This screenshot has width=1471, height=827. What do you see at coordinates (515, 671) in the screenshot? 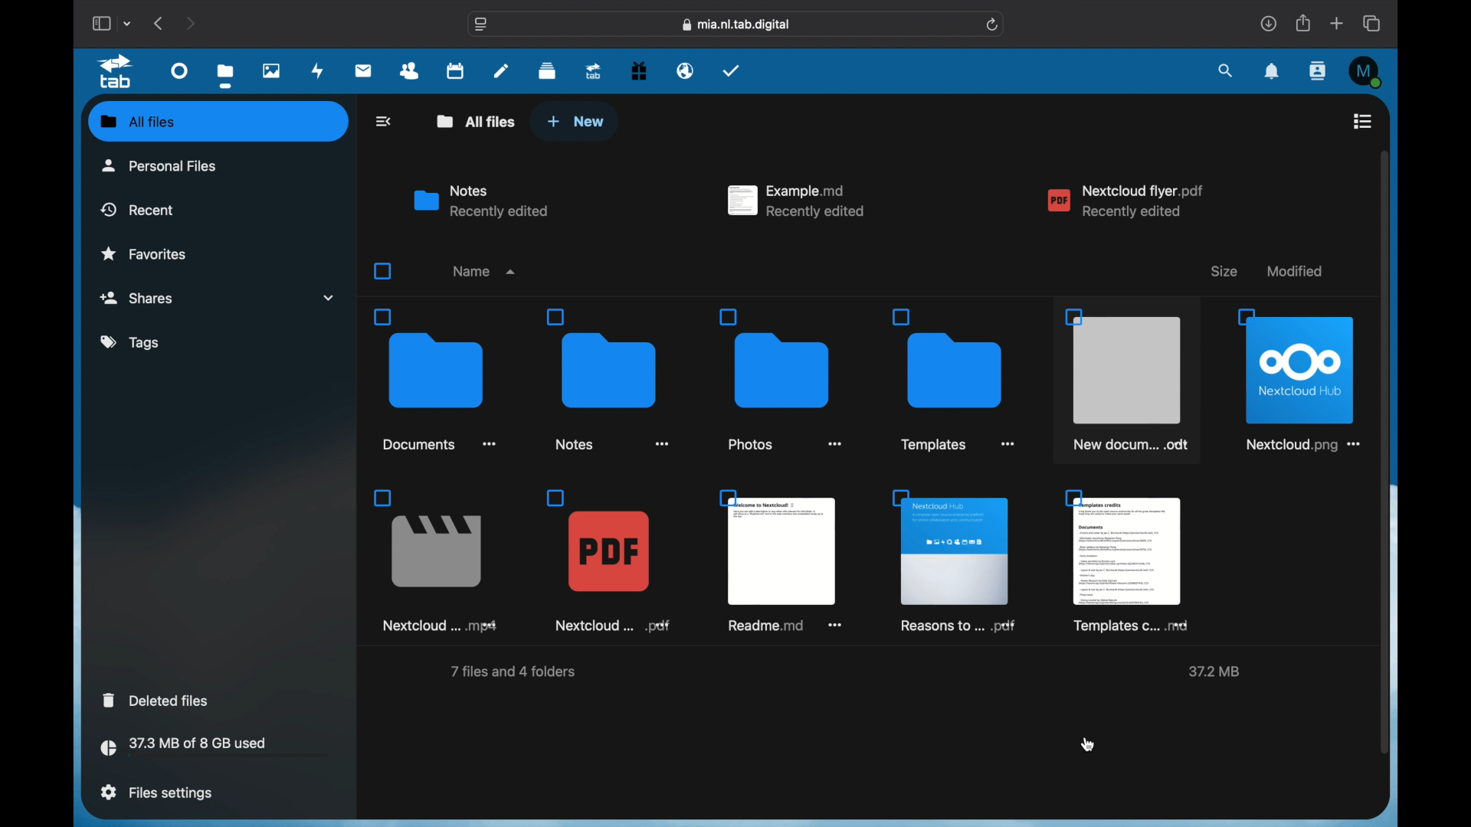
I see `7 files and 4 folders` at bounding box center [515, 671].